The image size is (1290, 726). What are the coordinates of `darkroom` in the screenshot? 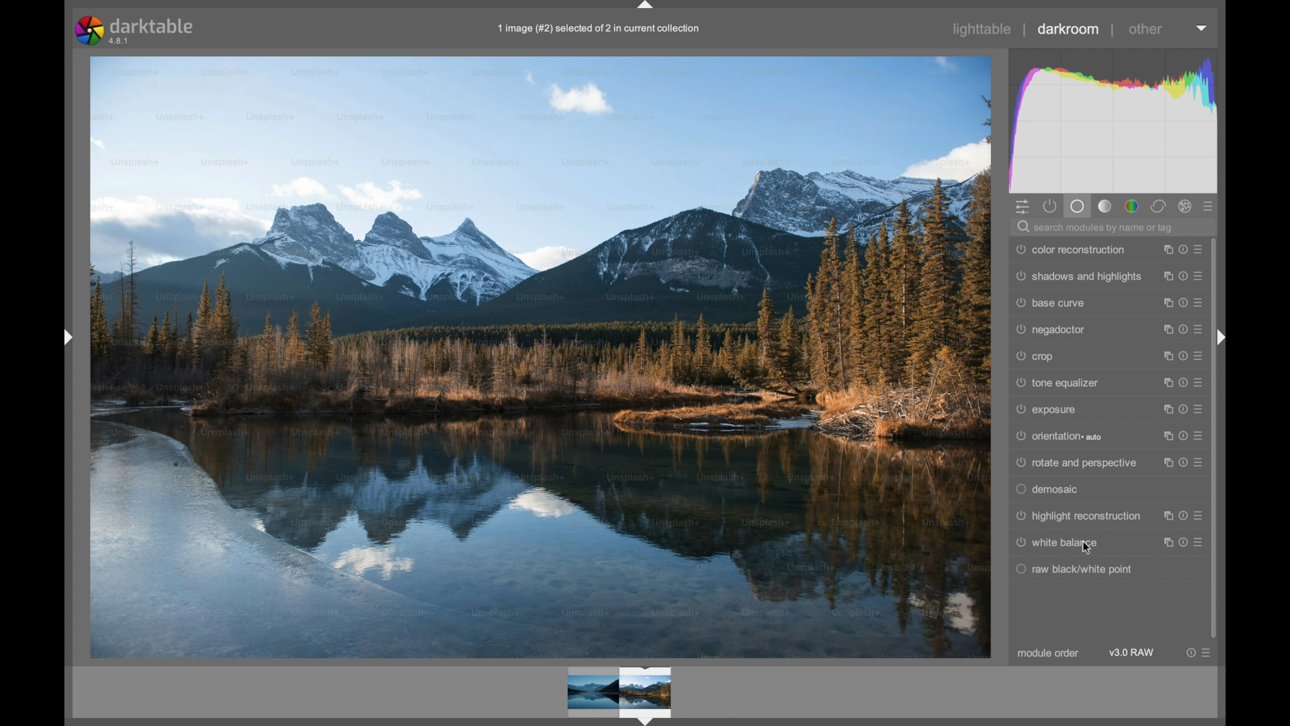 It's located at (1070, 29).